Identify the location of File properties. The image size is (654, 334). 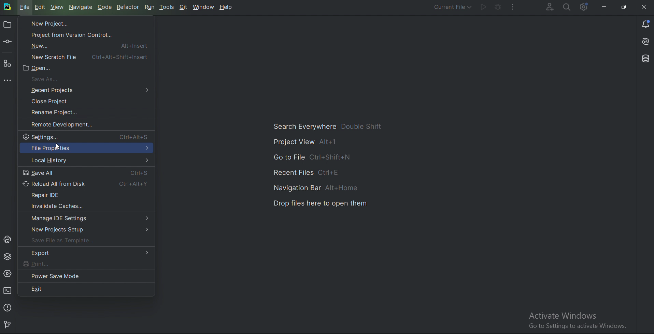
(86, 149).